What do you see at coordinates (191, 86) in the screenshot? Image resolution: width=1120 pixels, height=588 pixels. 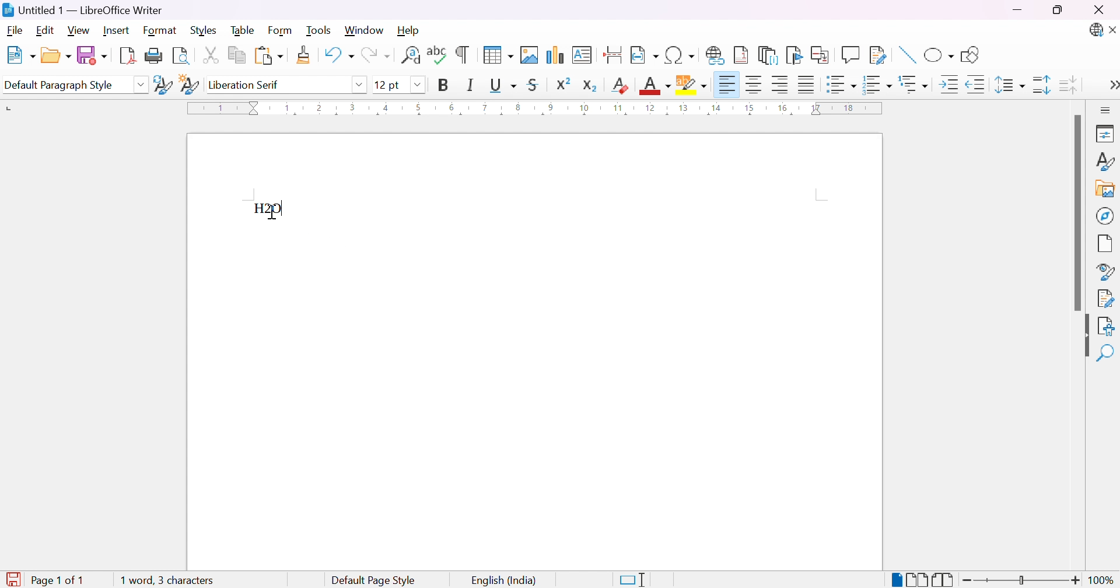 I see `New style from selection` at bounding box center [191, 86].